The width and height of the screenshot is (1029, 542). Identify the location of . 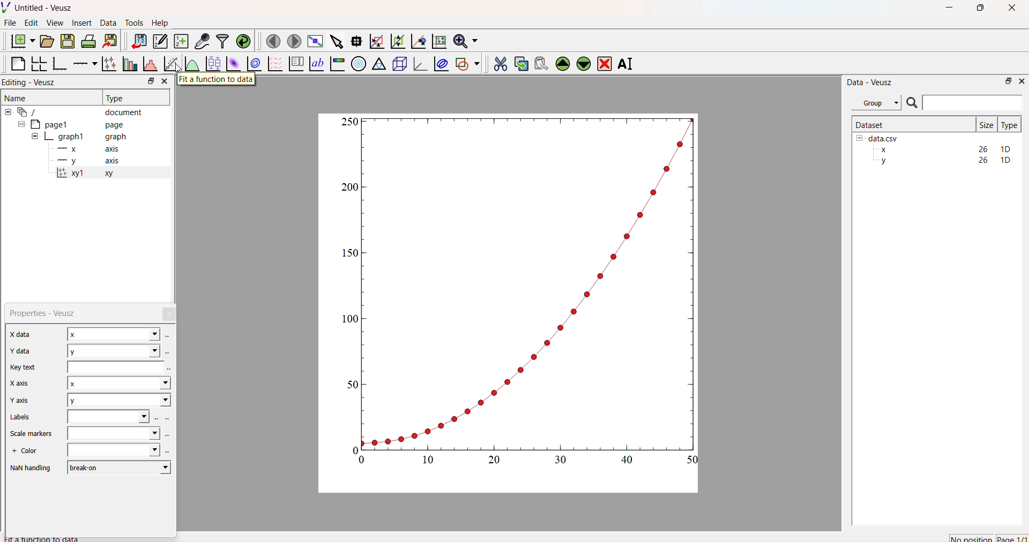
(116, 367).